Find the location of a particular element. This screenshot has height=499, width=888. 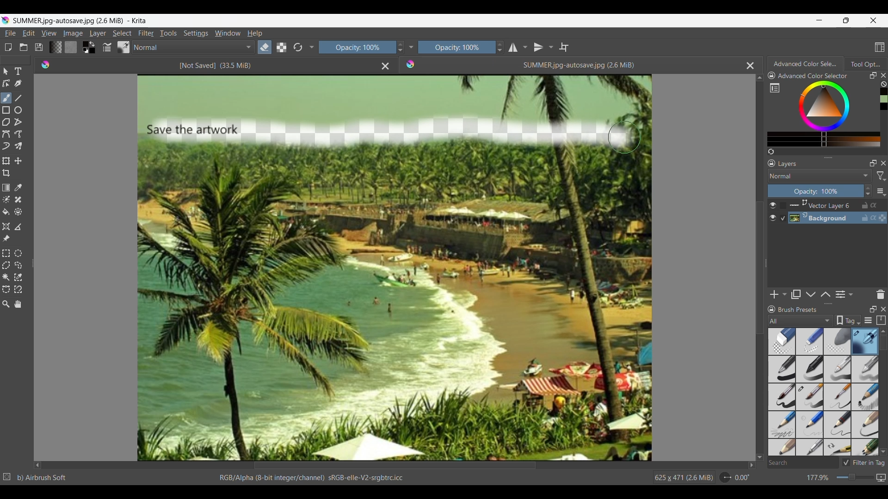

Tag is located at coordinates (848, 321).